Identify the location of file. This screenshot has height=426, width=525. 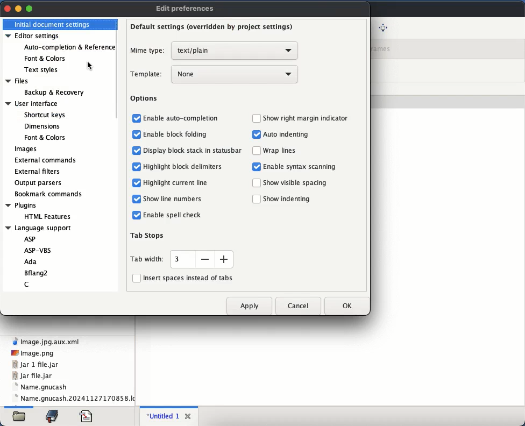
(20, 417).